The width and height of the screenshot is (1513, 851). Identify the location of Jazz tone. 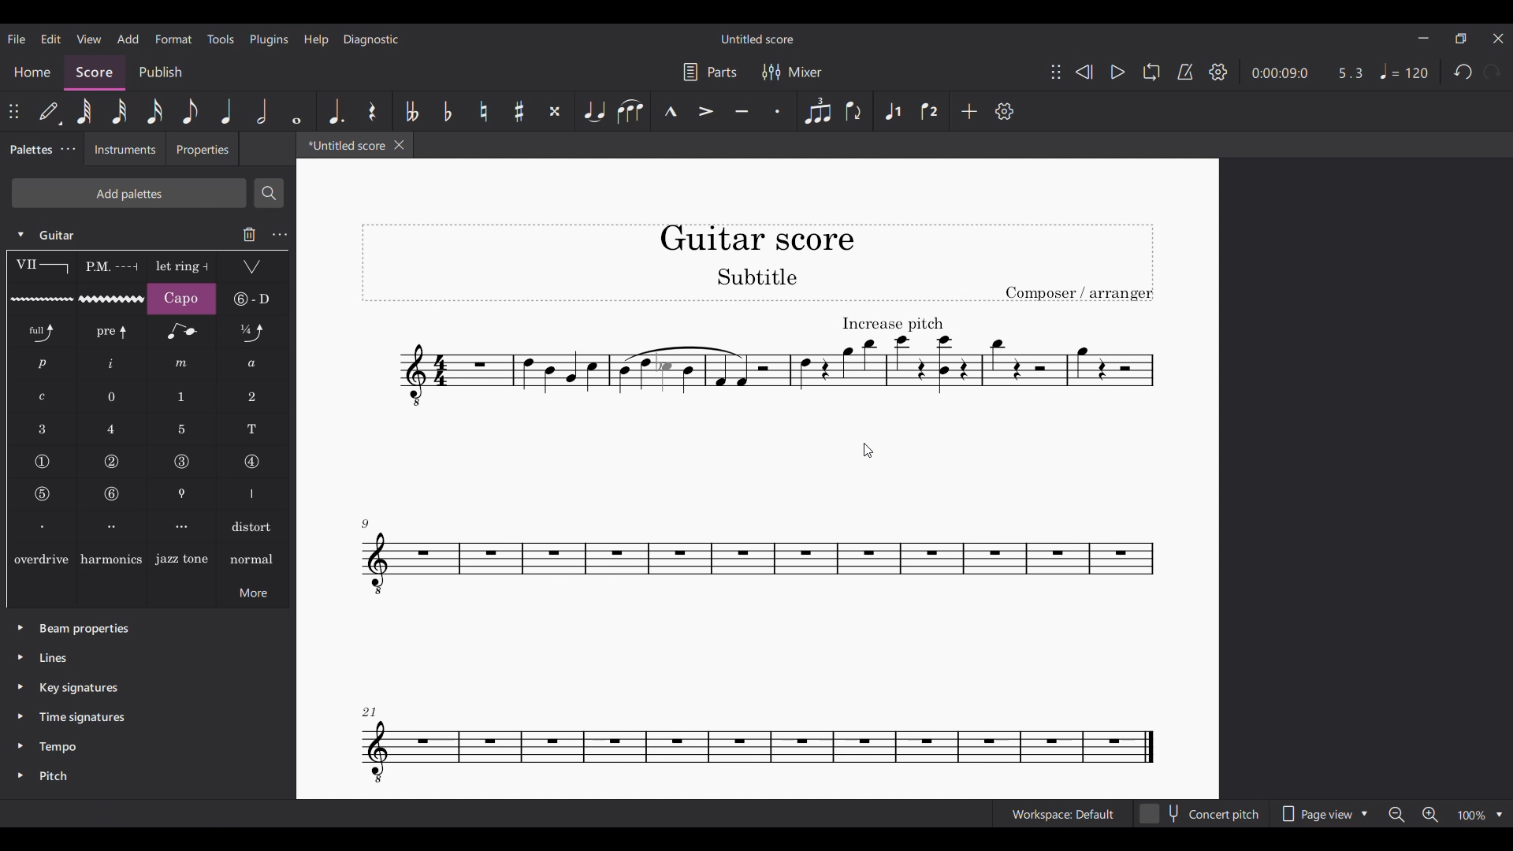
(182, 558).